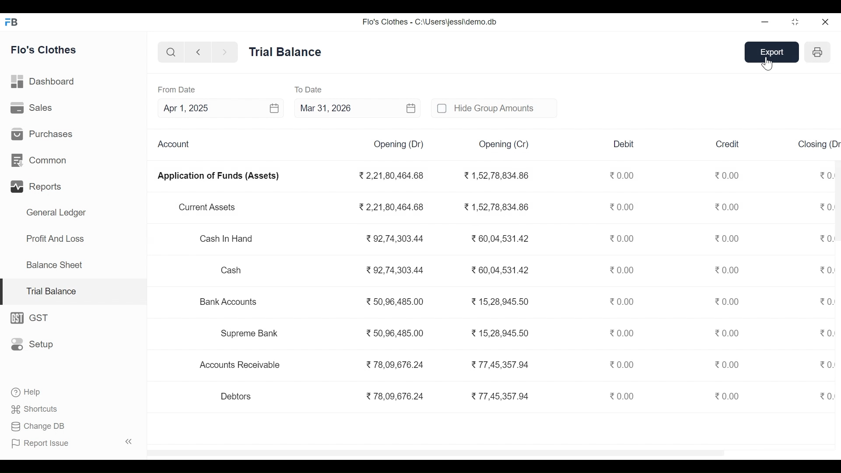 This screenshot has height=473, width=841. Describe the element at coordinates (56, 212) in the screenshot. I see `General Ledger` at that location.